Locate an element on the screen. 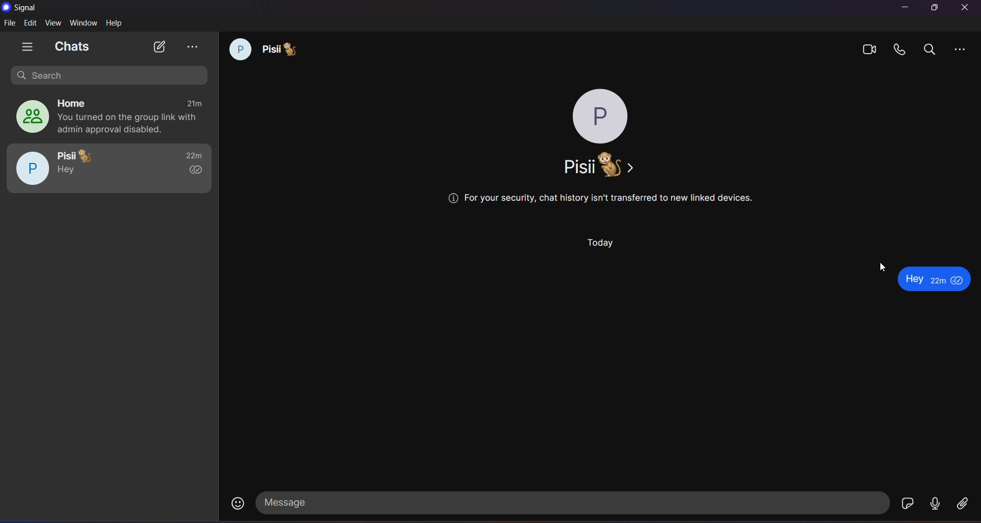 This screenshot has width=981, height=523. file share is located at coordinates (964, 505).